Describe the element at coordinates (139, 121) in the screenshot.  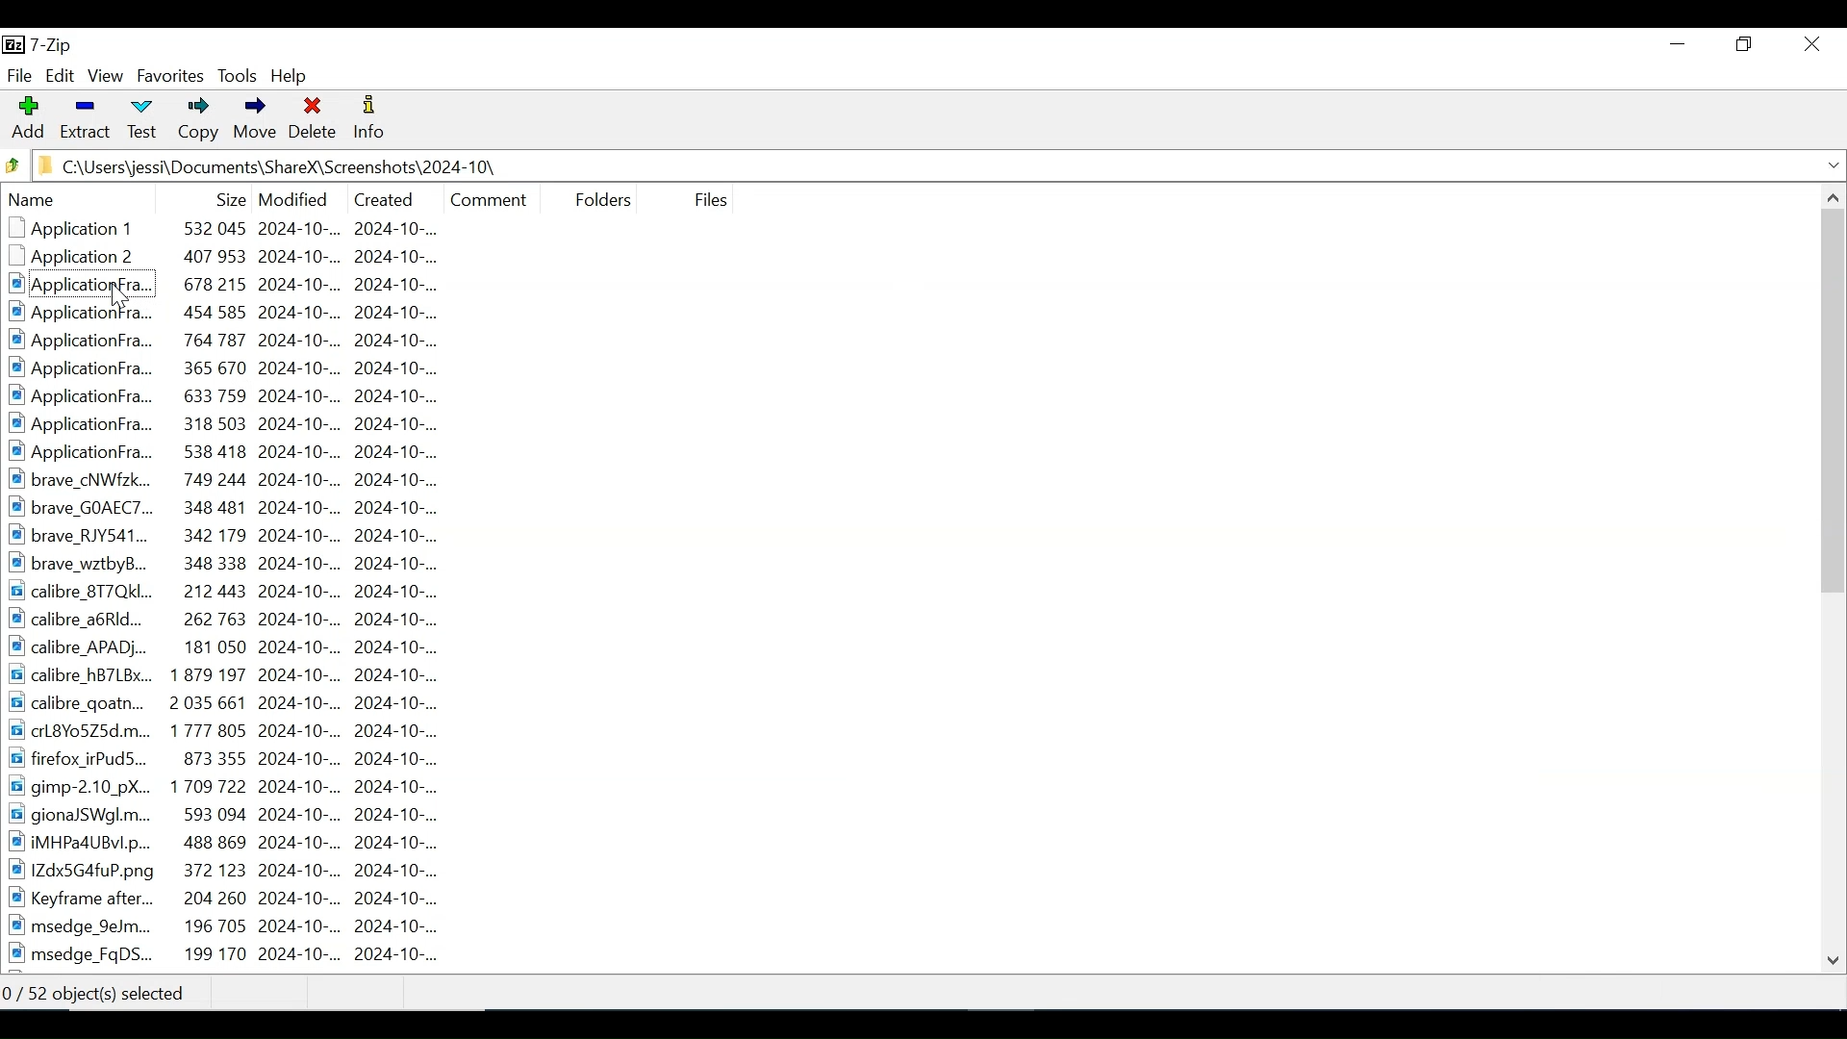
I see `Test` at that location.